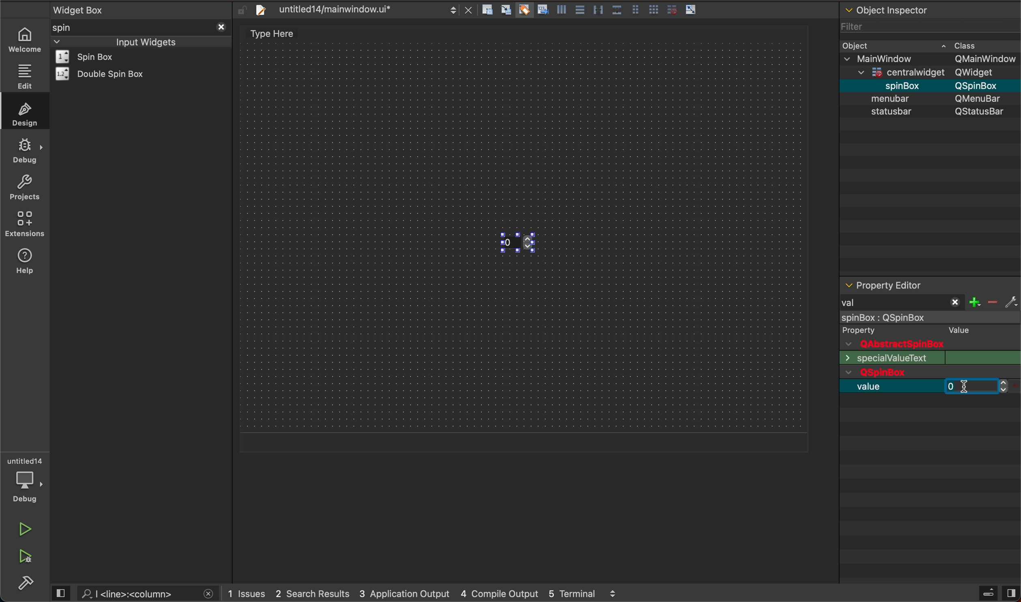 The image size is (1021, 602). I want to click on val filter, so click(927, 303).